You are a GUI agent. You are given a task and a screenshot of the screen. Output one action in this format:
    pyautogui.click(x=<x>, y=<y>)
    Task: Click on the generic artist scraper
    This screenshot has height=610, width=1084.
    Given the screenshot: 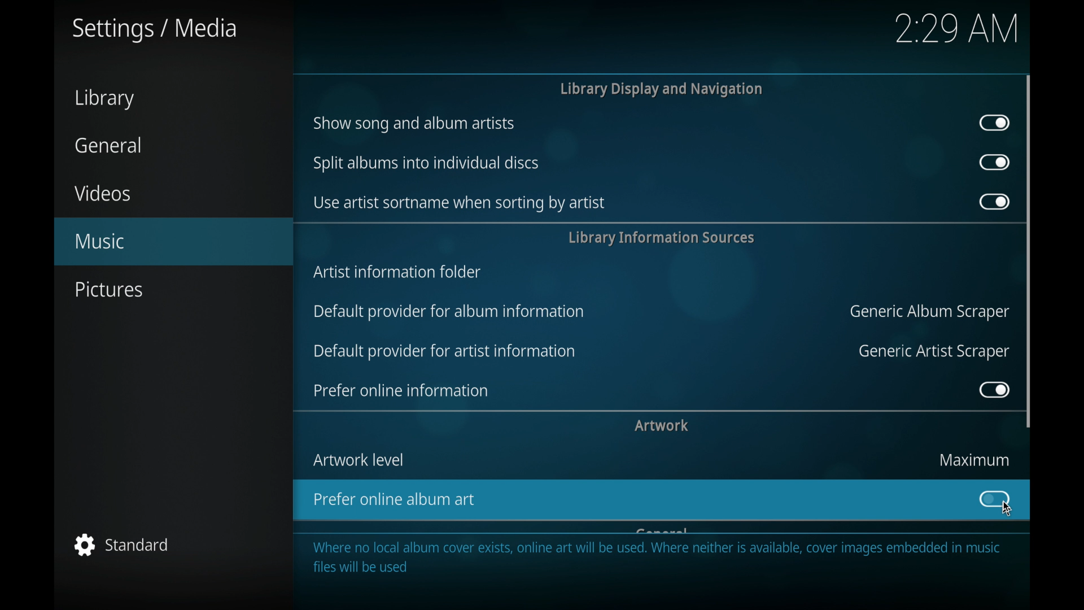 What is the action you would take?
    pyautogui.click(x=932, y=352)
    